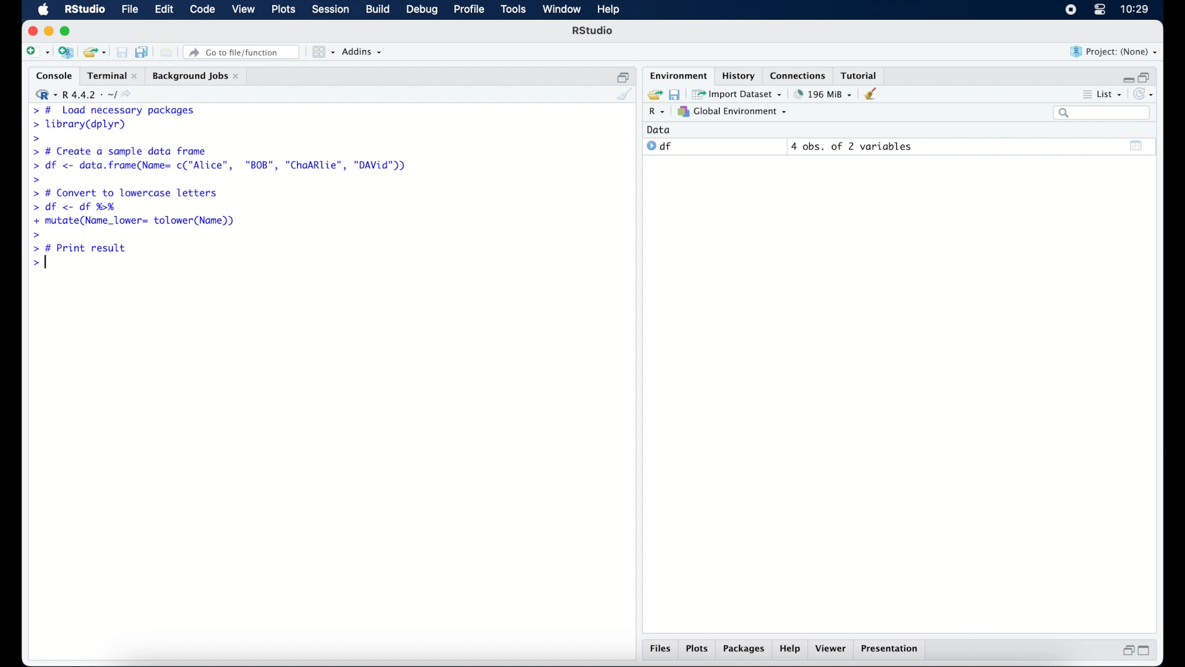 This screenshot has width=1185, height=667. Describe the element at coordinates (744, 650) in the screenshot. I see `packages` at that location.